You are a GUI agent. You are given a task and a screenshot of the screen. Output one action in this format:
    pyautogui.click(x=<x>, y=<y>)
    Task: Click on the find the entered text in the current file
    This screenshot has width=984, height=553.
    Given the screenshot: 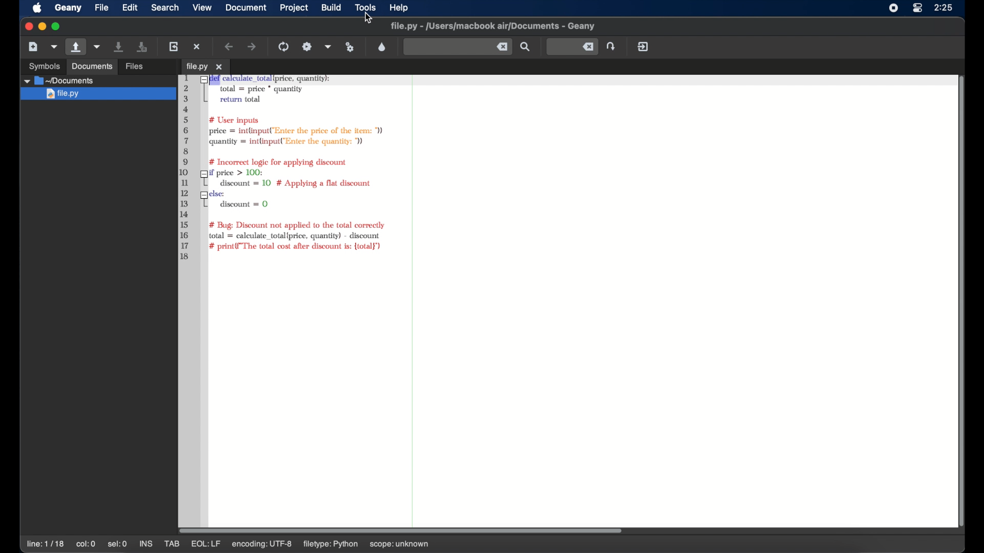 What is the action you would take?
    pyautogui.click(x=457, y=47)
    